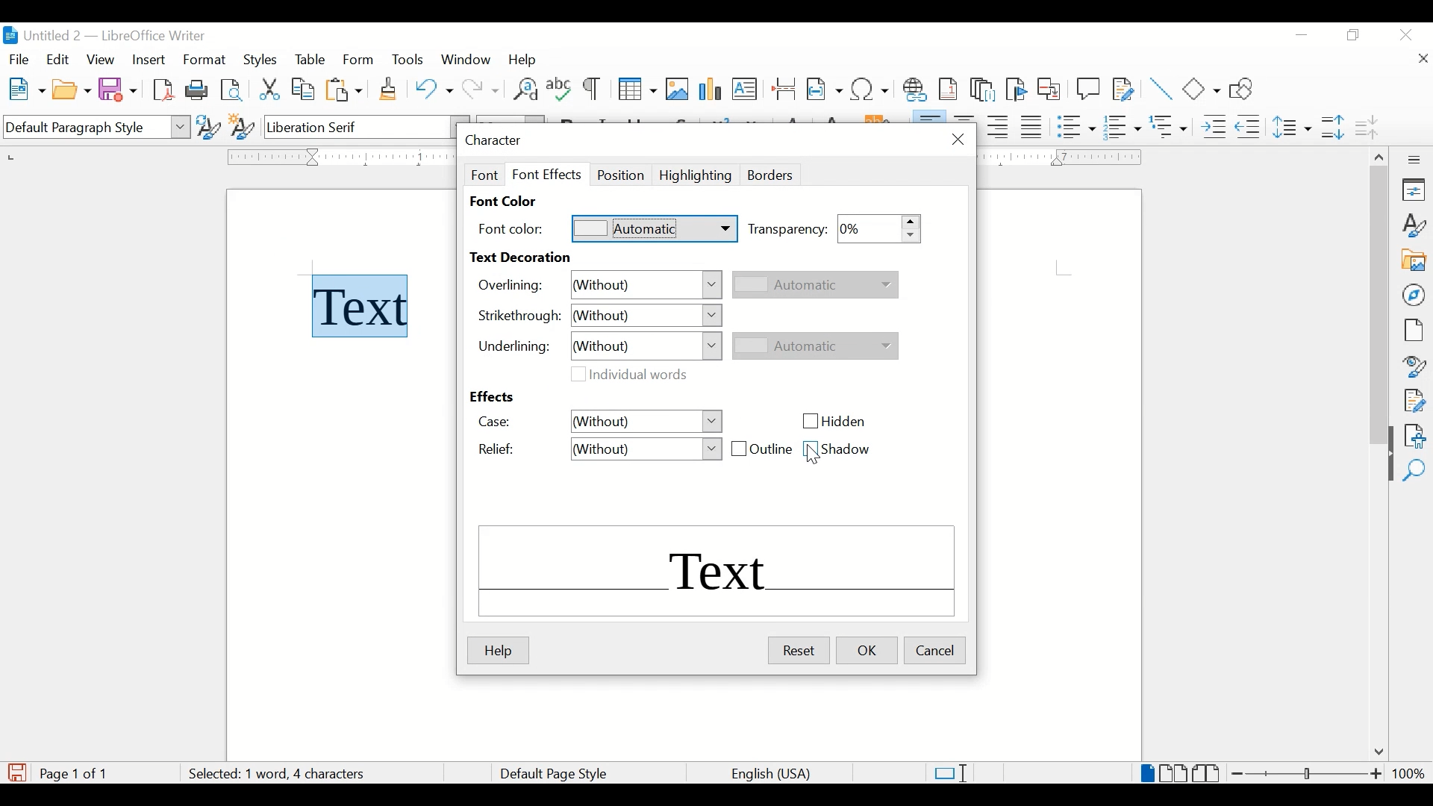  I want to click on toggle ordered list, so click(1122, 126).